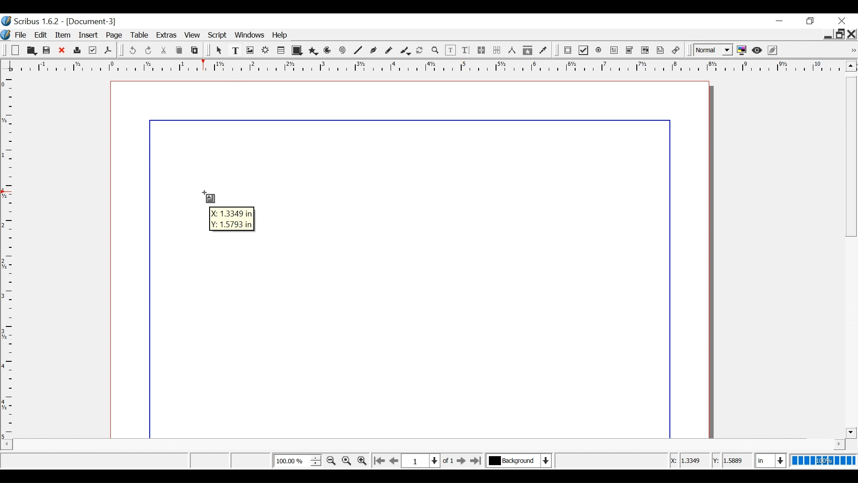  Describe the element at coordinates (204, 191) in the screenshot. I see `Cursor` at that location.